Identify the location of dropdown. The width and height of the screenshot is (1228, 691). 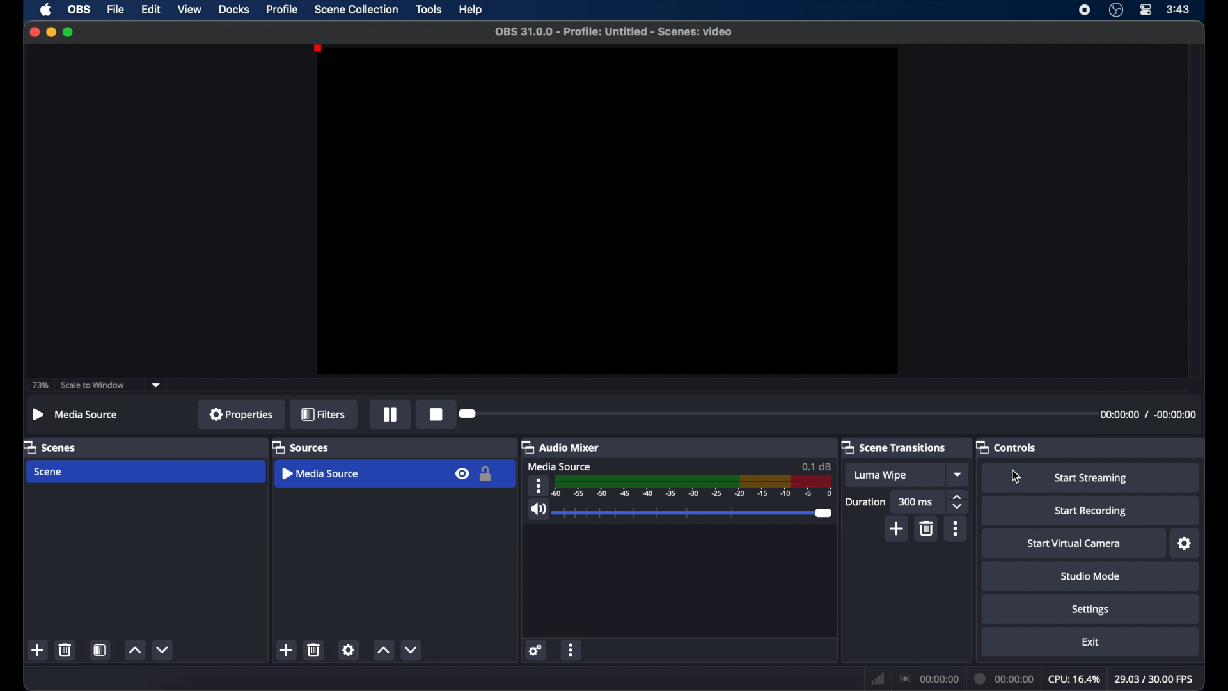
(156, 385).